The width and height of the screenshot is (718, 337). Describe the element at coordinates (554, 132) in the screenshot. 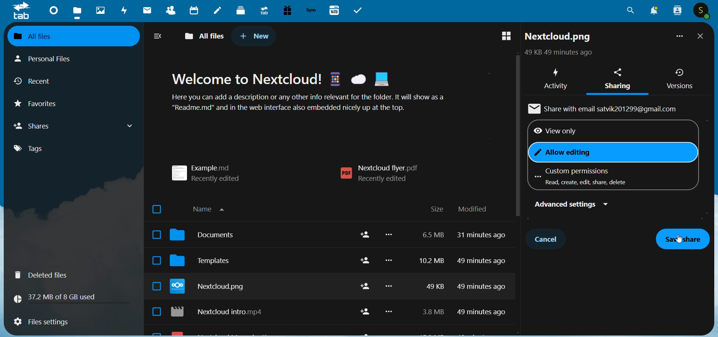

I see `view only` at that location.